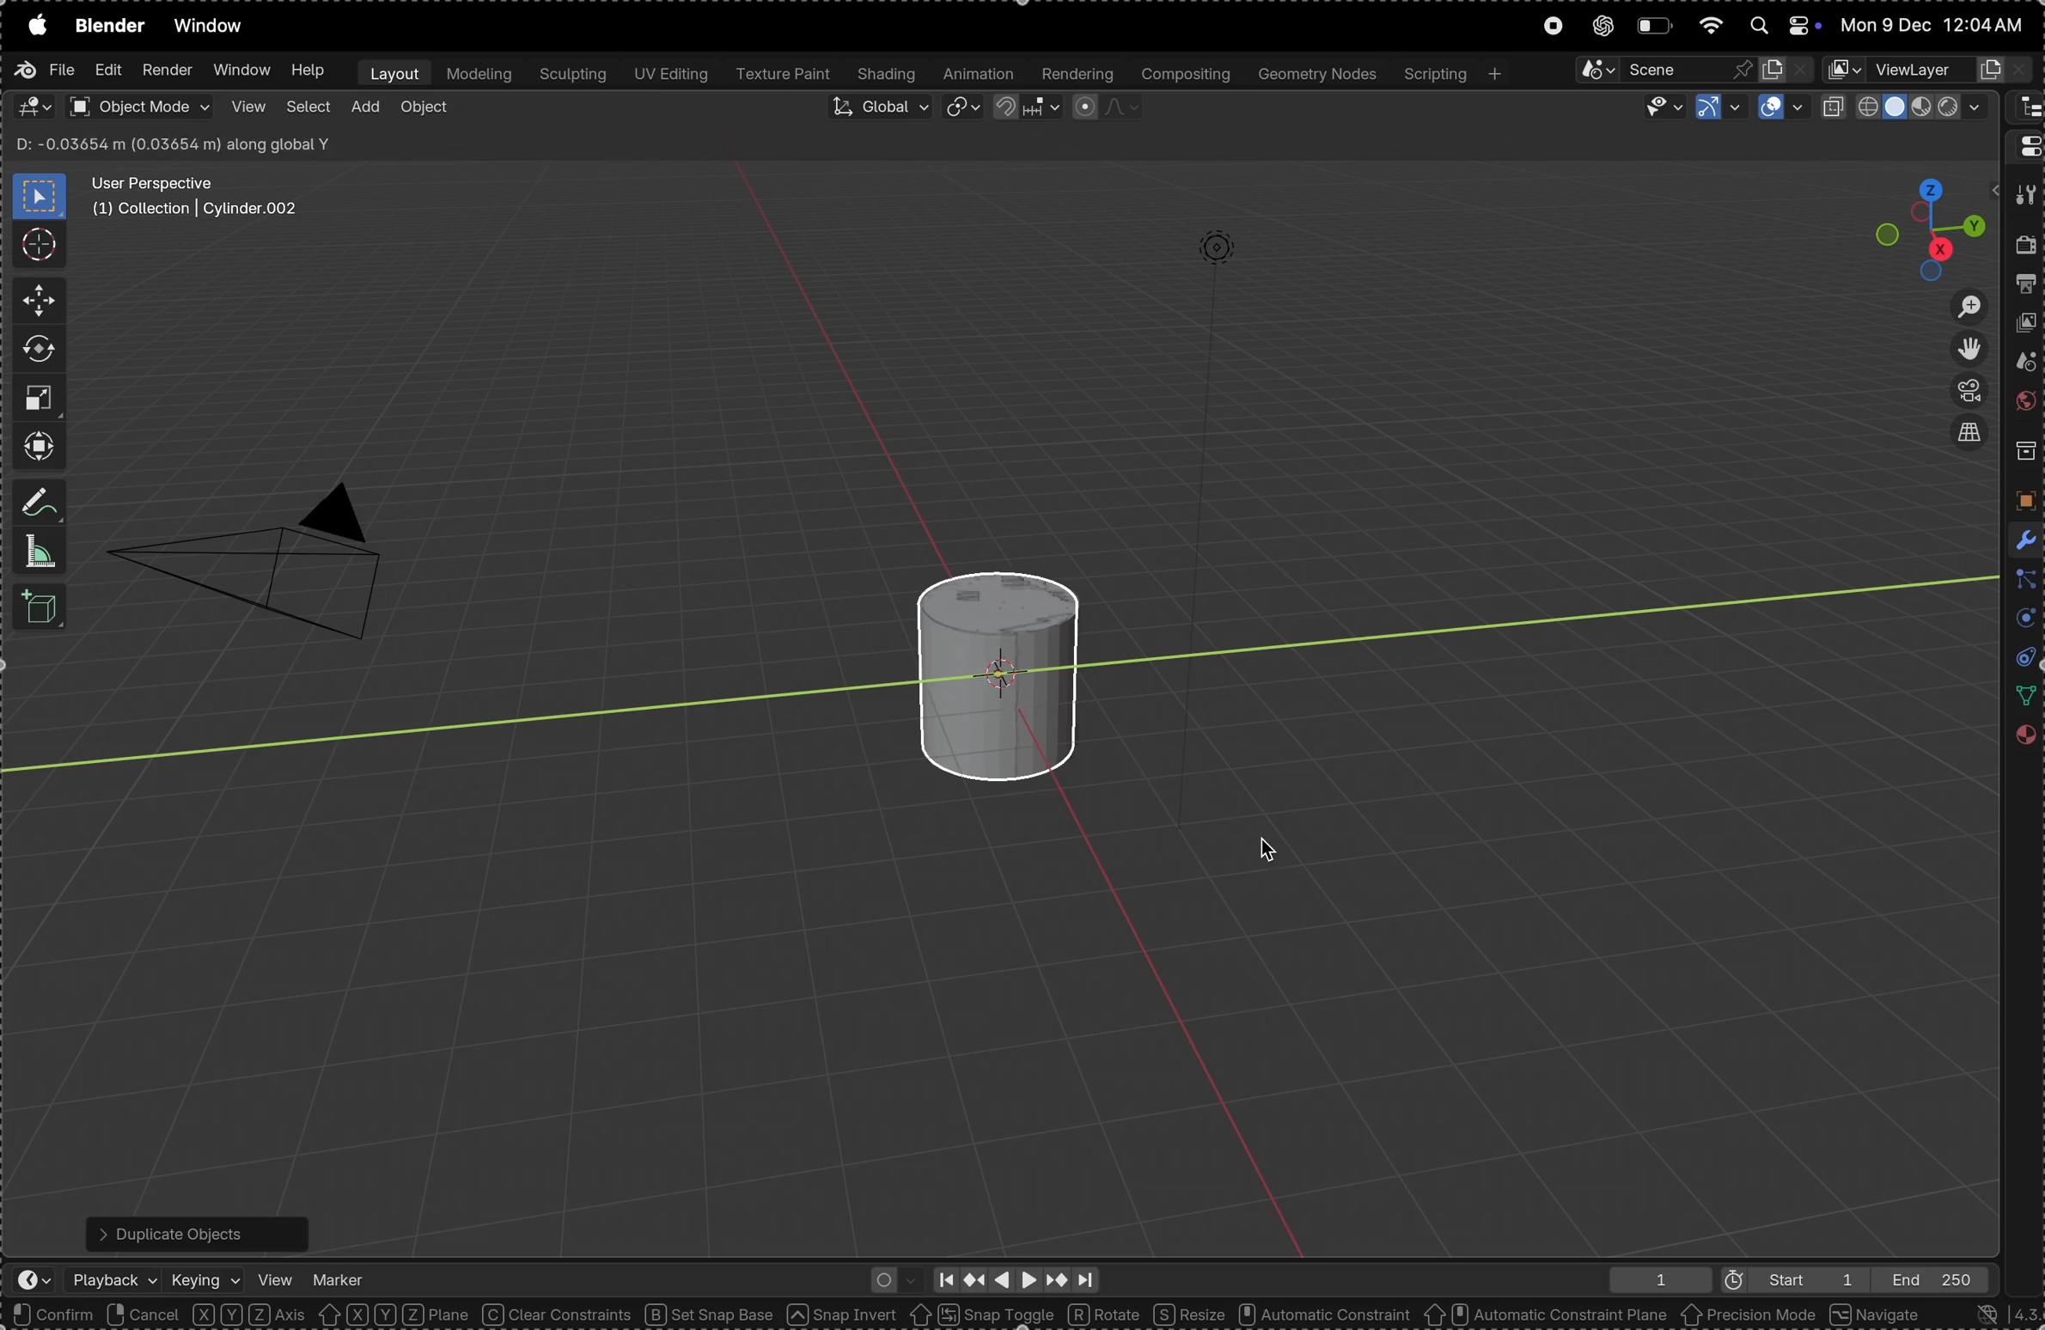 This screenshot has height=1330, width=2045. Describe the element at coordinates (2026, 287) in the screenshot. I see `out put` at that location.